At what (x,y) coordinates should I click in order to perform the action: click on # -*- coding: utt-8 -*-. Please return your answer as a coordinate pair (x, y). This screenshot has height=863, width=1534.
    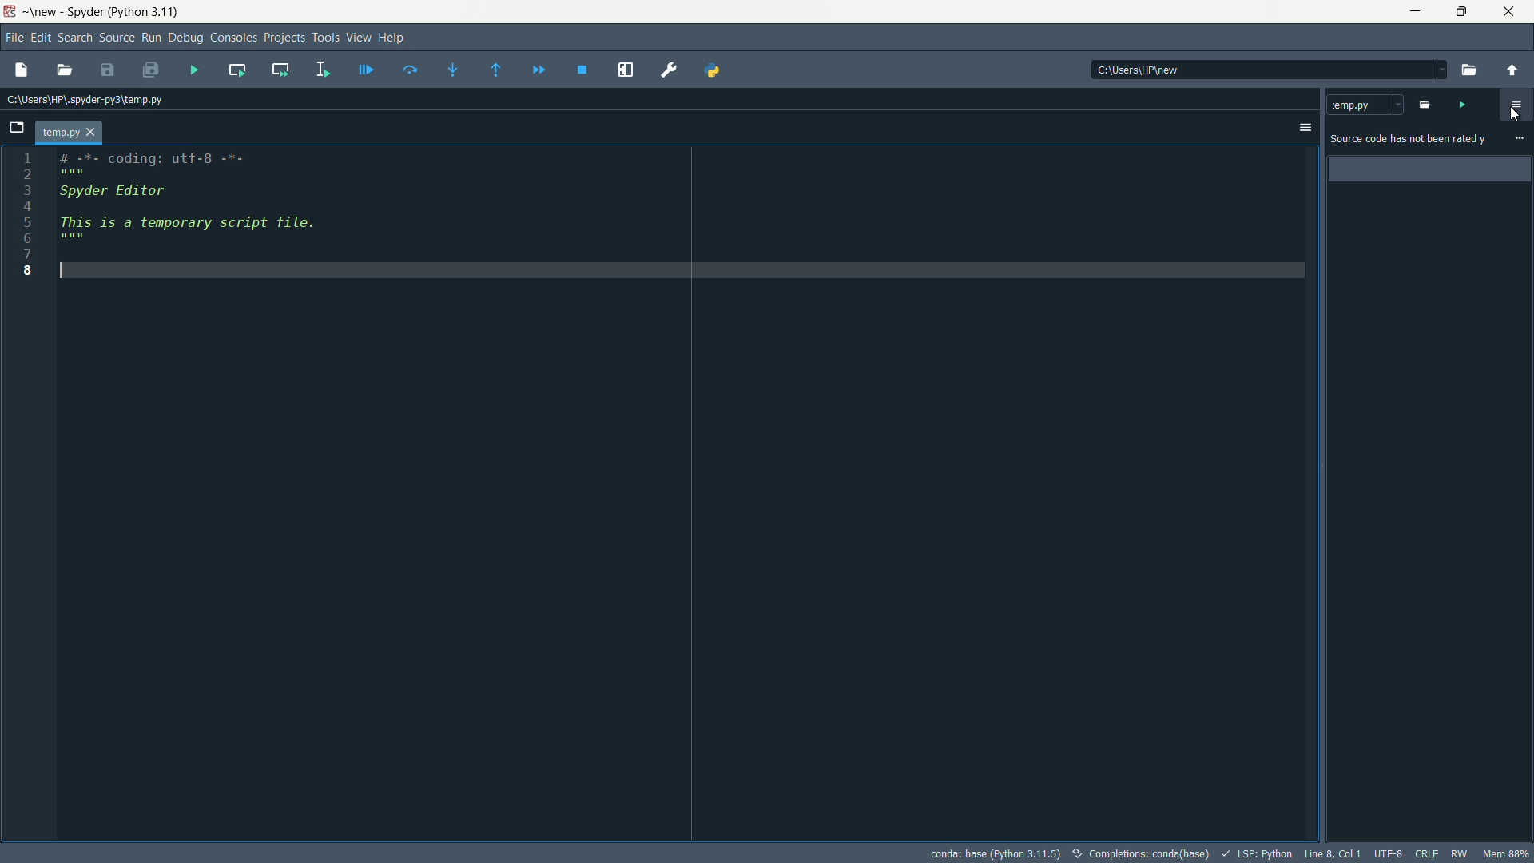
    Looking at the image, I should click on (157, 163).